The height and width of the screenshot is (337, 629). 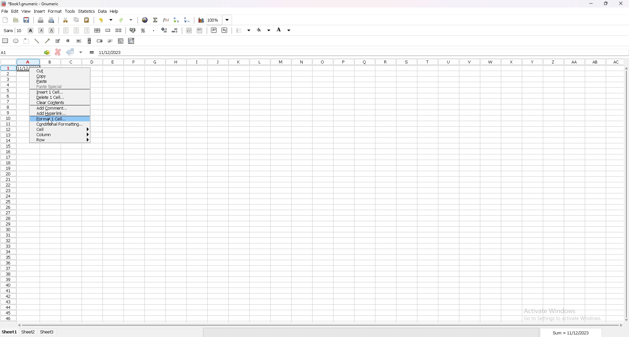 I want to click on 11/12, so click(x=24, y=68).